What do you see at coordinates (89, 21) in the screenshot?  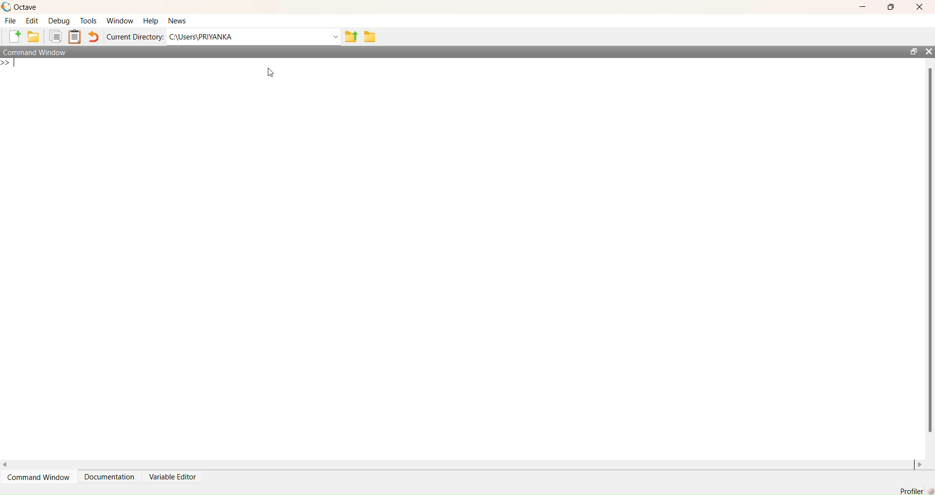 I see `tools` at bounding box center [89, 21].